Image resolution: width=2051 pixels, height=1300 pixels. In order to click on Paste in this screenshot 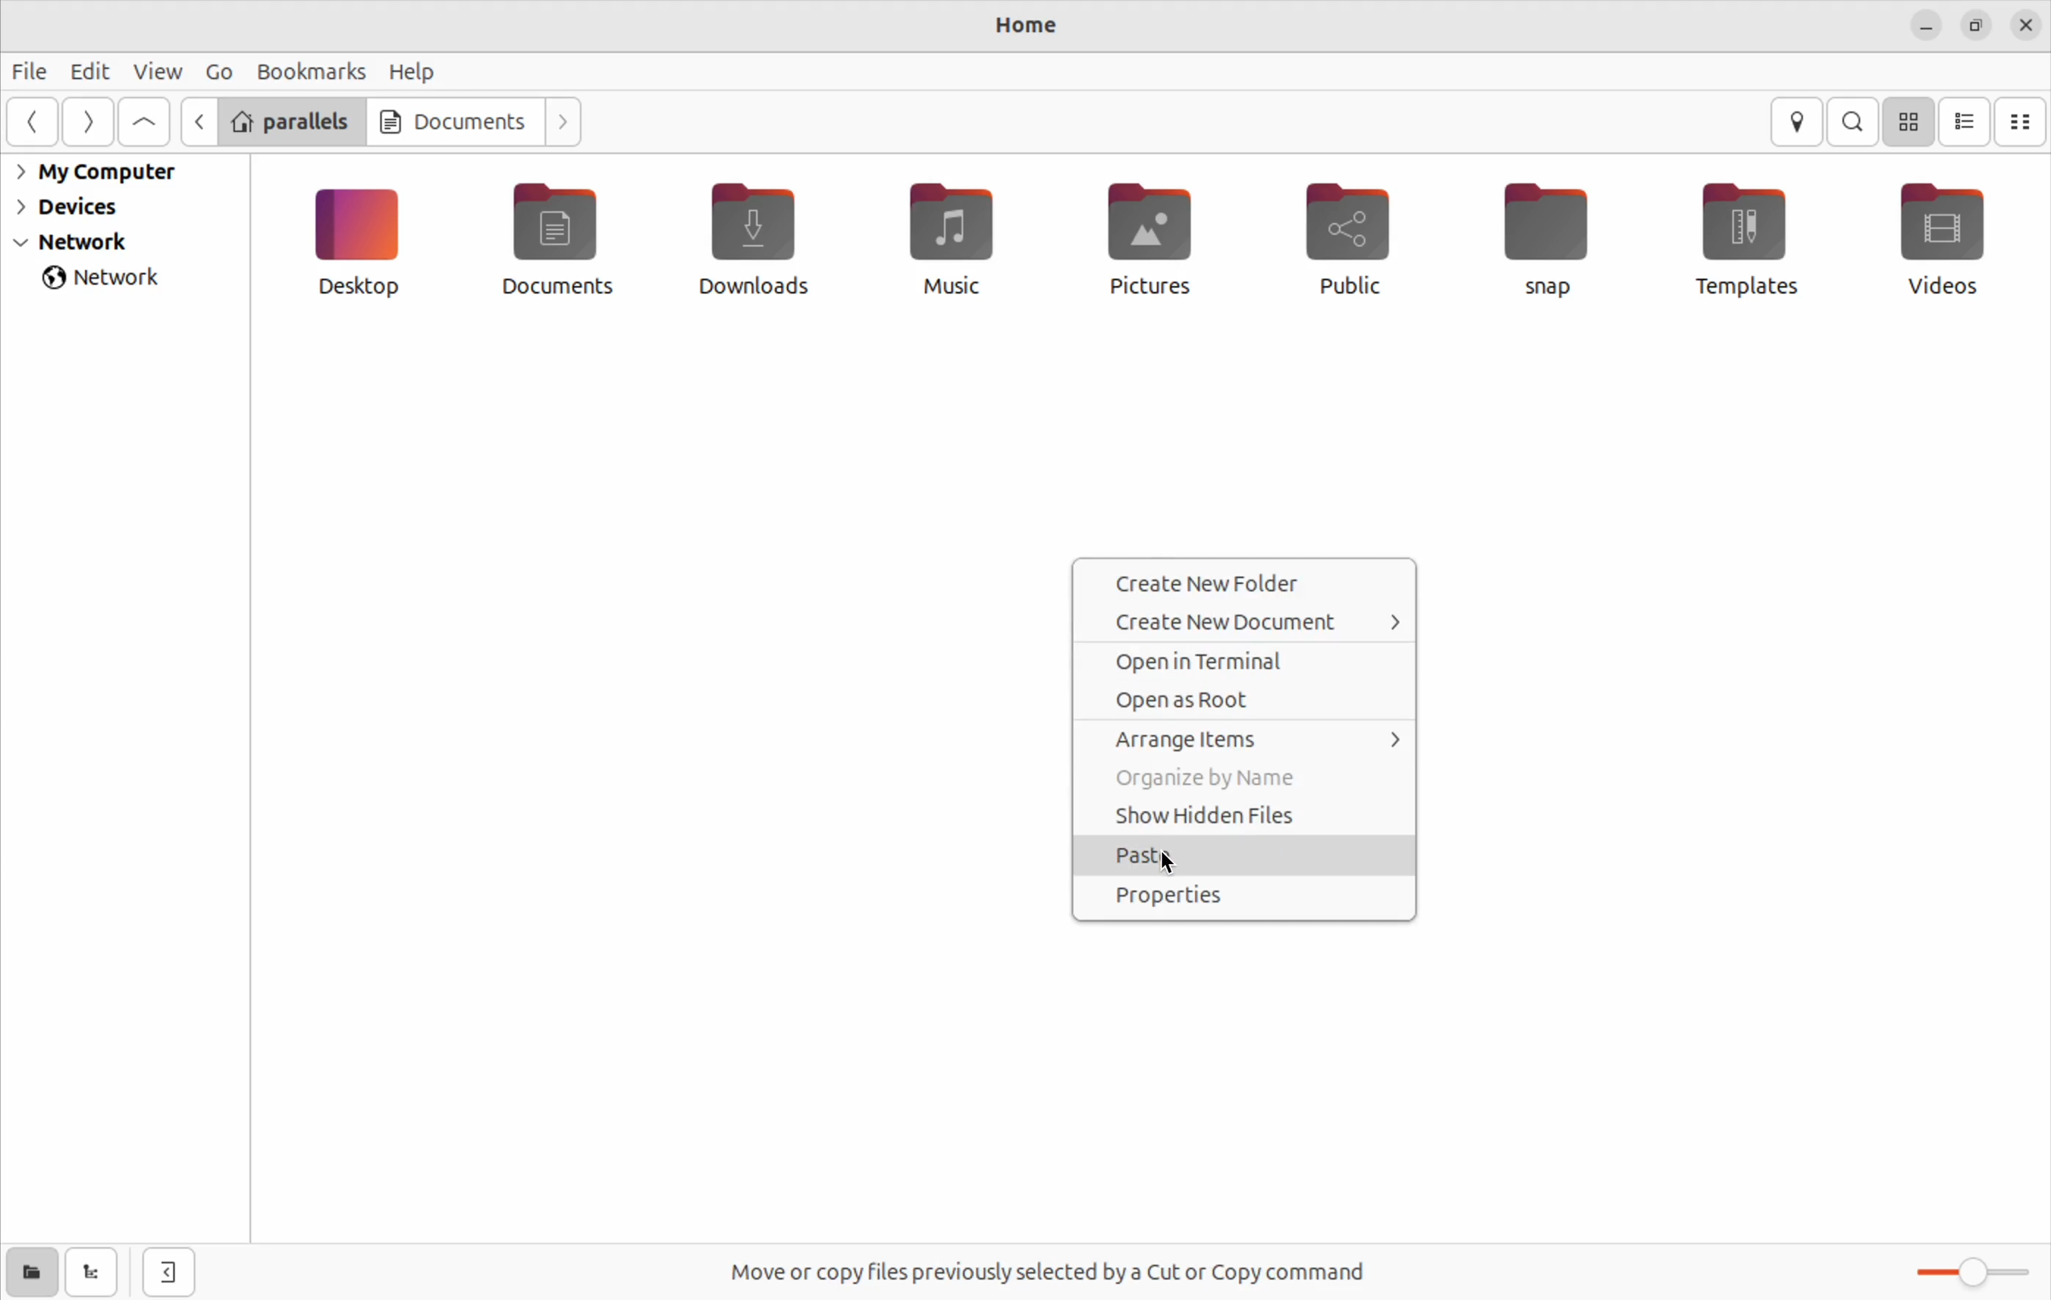, I will do `click(1254, 857)`.